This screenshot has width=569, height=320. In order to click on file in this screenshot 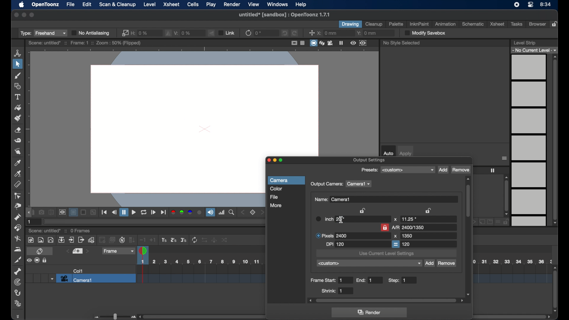, I will do `click(71, 4)`.